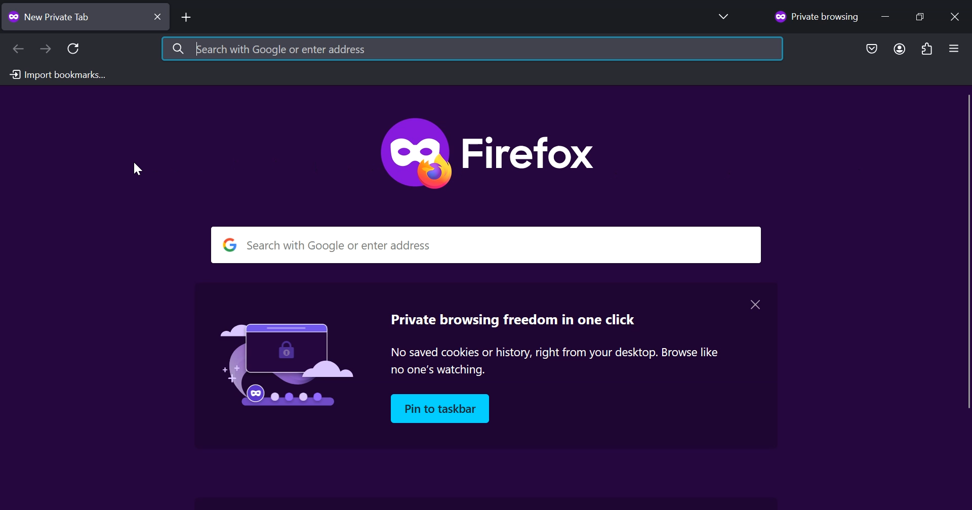  What do you see at coordinates (814, 17) in the screenshot?
I see `Private browsing` at bounding box center [814, 17].